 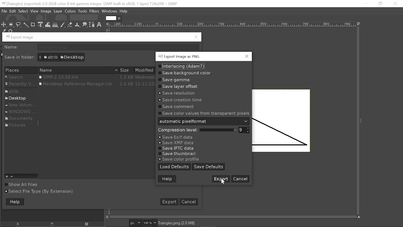 What do you see at coordinates (220, 178) in the screenshot?
I see `Cancel` at bounding box center [220, 178].